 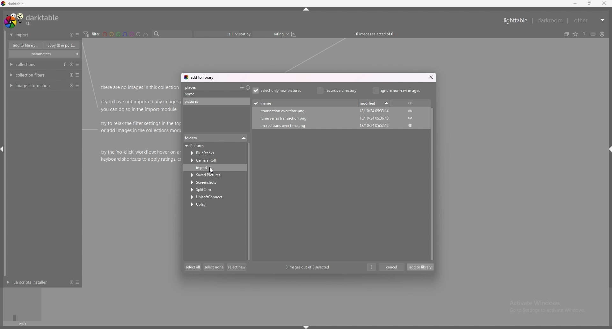 What do you see at coordinates (193, 267) in the screenshot?
I see `select all` at bounding box center [193, 267].